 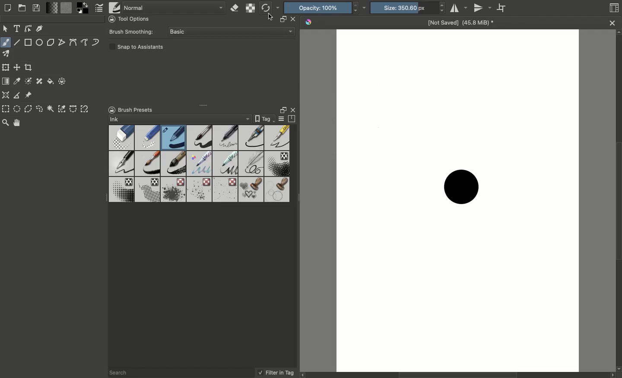 What do you see at coordinates (6, 109) in the screenshot?
I see `Rectangular selection tool` at bounding box center [6, 109].